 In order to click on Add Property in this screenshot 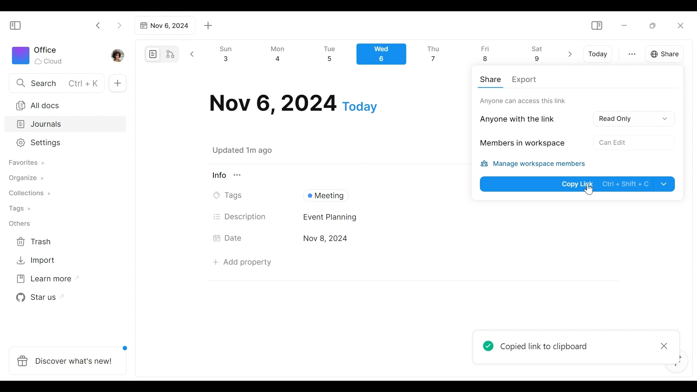, I will do `click(242, 262)`.